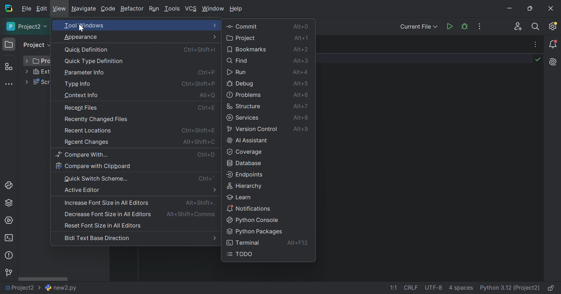 The width and height of the screenshot is (561, 294). What do you see at coordinates (108, 215) in the screenshot?
I see `Decrease font size in all edotors` at bounding box center [108, 215].